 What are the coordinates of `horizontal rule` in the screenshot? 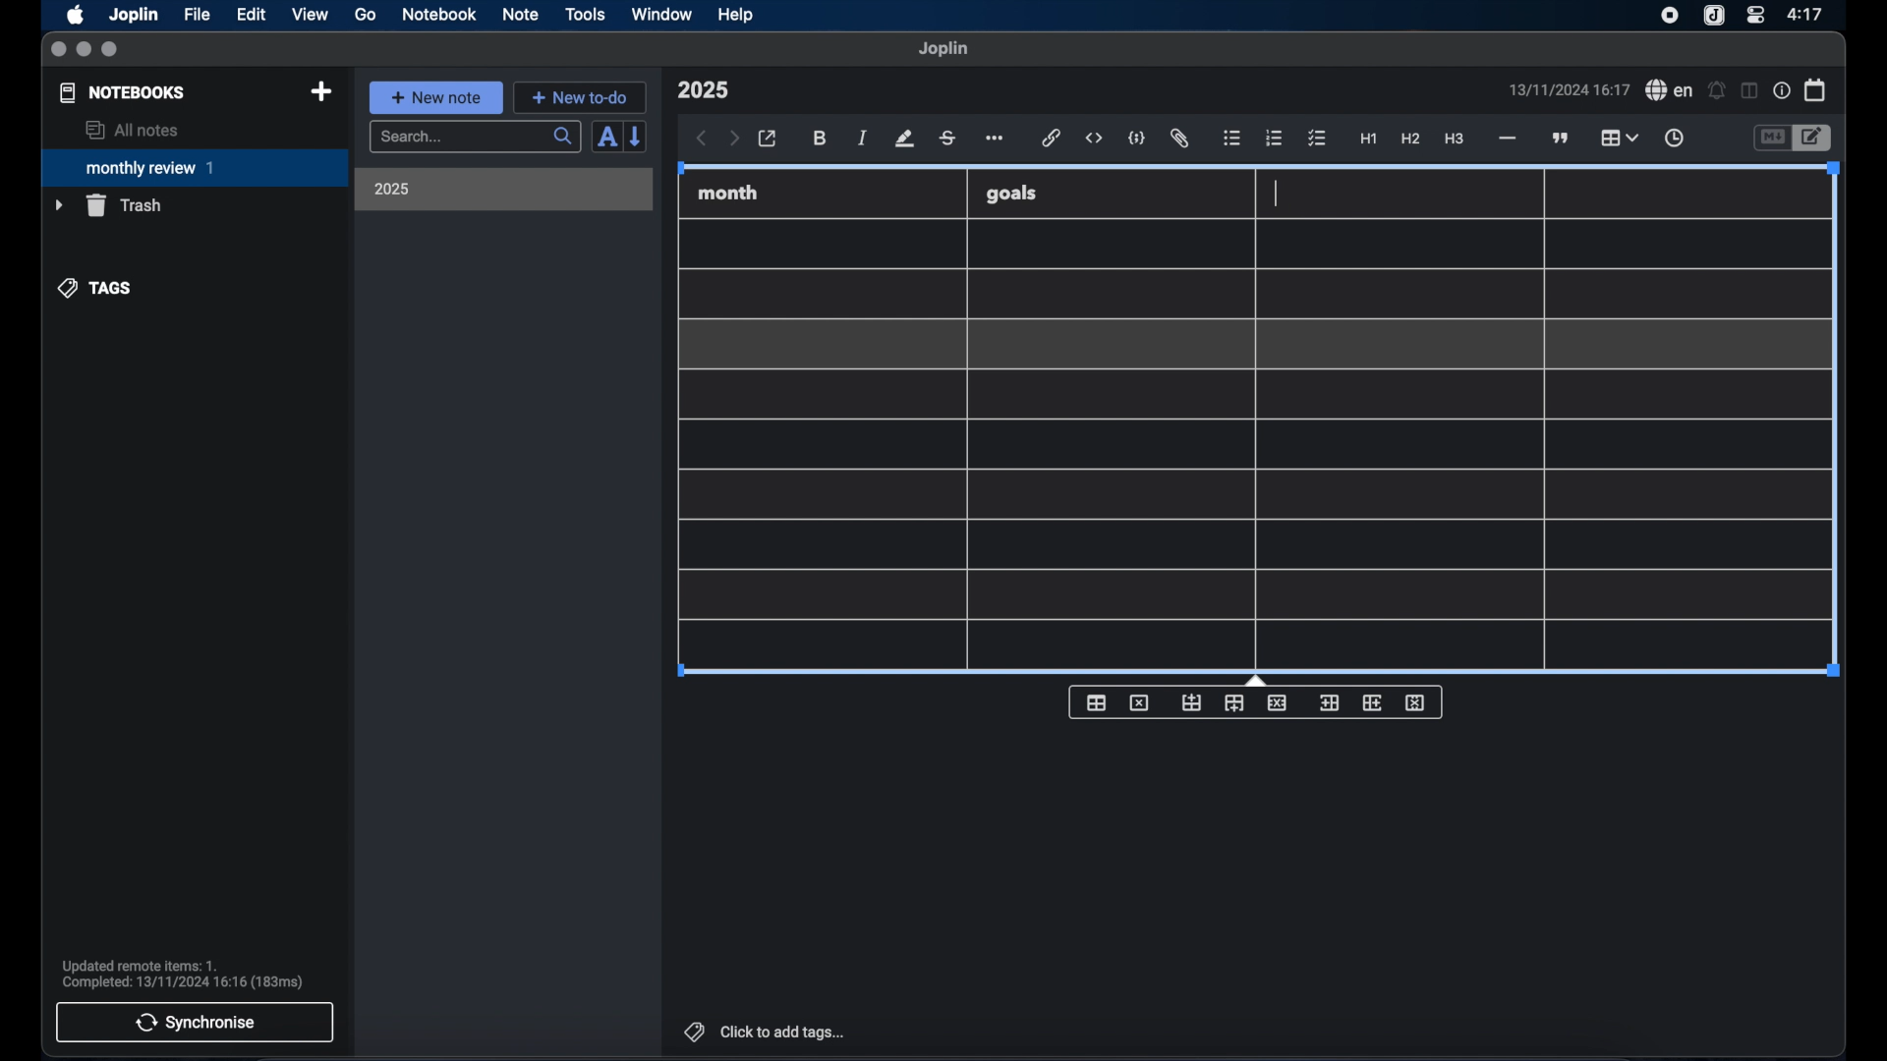 It's located at (1506, 139).